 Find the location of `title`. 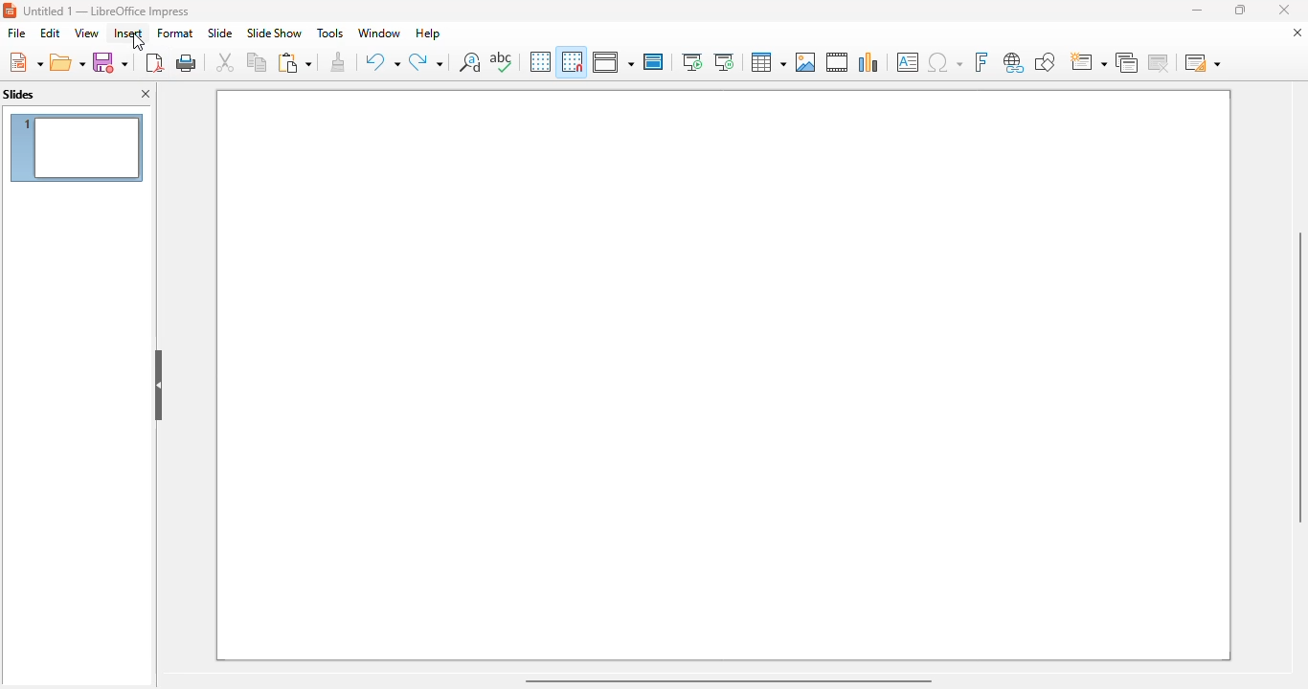

title is located at coordinates (107, 11).